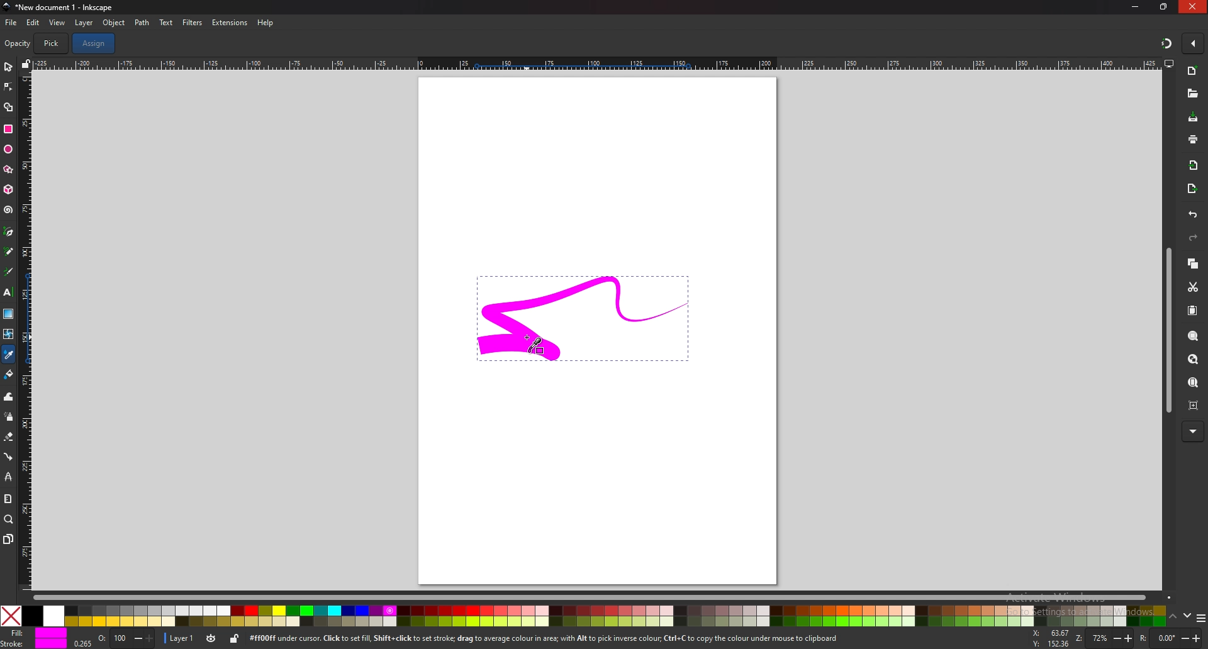 The height and width of the screenshot is (649, 1208). What do you see at coordinates (231, 23) in the screenshot?
I see `extensions` at bounding box center [231, 23].